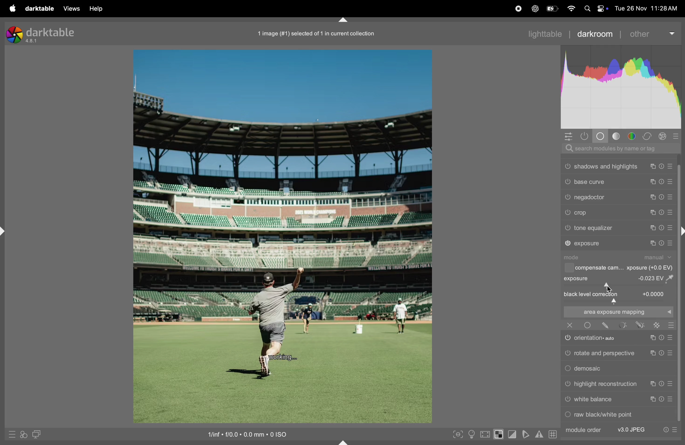  Describe the element at coordinates (344, 442) in the screenshot. I see `expand or collapse ` at that location.